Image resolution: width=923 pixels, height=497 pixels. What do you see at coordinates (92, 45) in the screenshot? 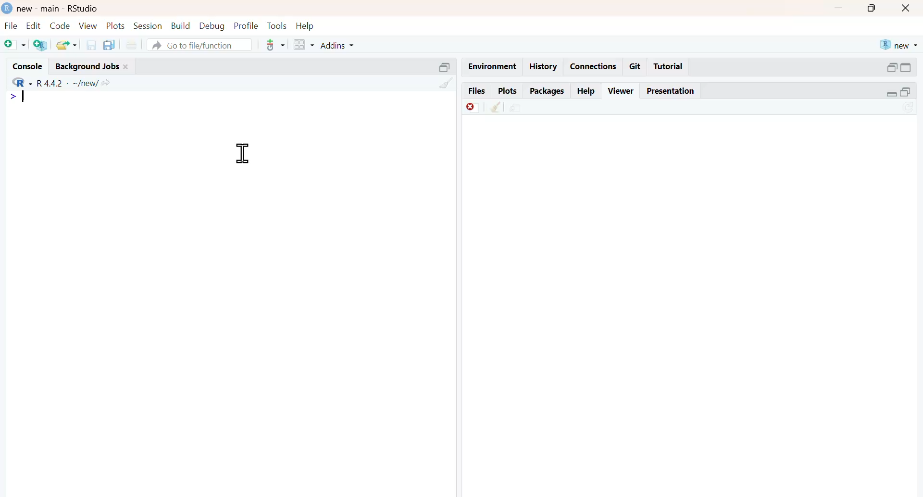
I see `save` at bounding box center [92, 45].